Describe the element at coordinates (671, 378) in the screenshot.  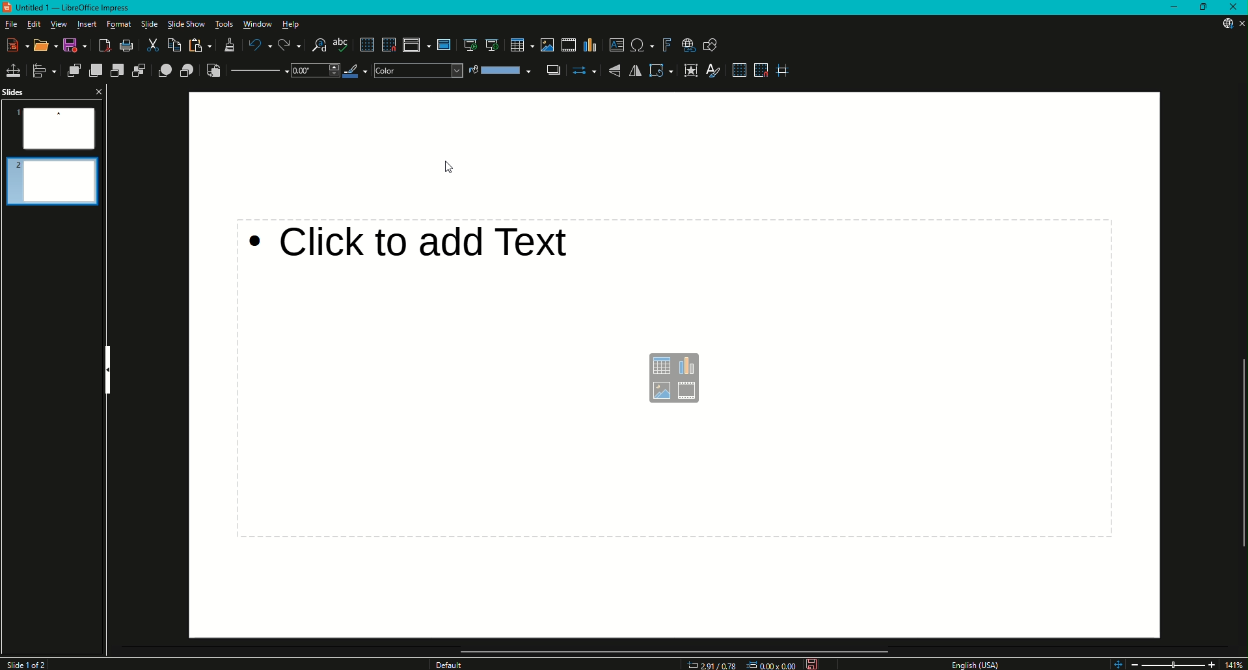
I see `Text box options` at that location.